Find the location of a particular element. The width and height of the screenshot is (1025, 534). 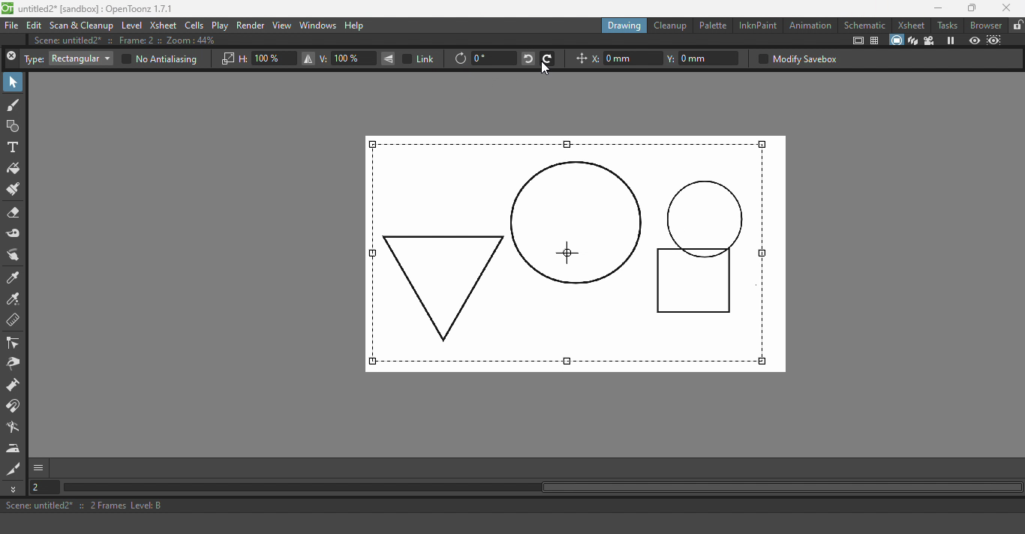

Help is located at coordinates (361, 25).